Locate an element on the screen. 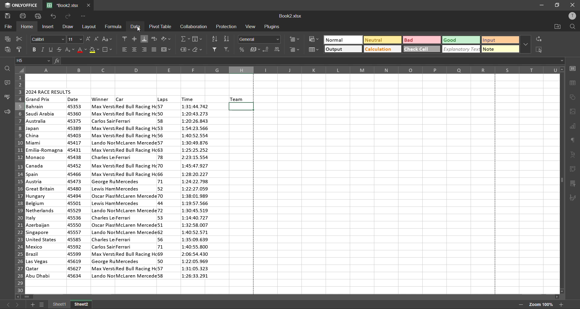 This screenshot has width=580, height=309. pivot table is located at coordinates (573, 169).